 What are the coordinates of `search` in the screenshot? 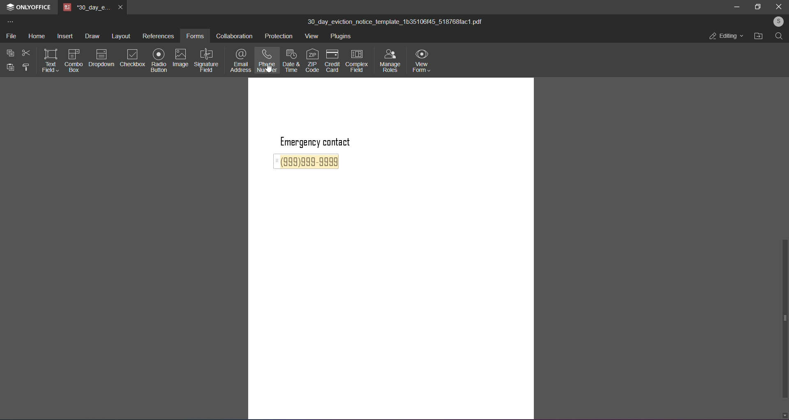 It's located at (779, 38).